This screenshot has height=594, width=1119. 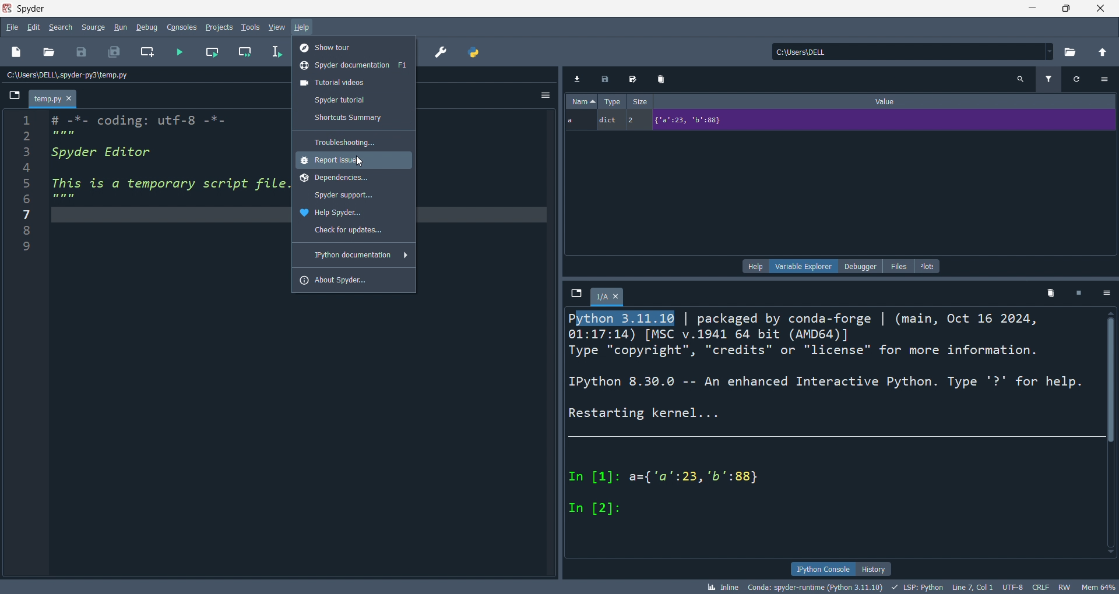 What do you see at coordinates (354, 140) in the screenshot?
I see `troubleshooting` at bounding box center [354, 140].